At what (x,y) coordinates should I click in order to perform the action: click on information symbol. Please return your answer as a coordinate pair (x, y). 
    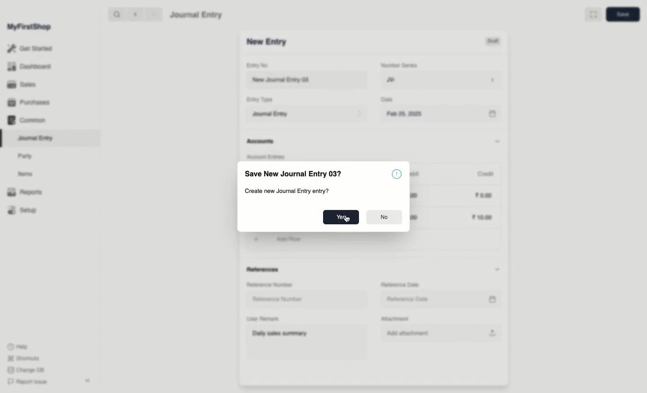
    Looking at the image, I should click on (397, 173).